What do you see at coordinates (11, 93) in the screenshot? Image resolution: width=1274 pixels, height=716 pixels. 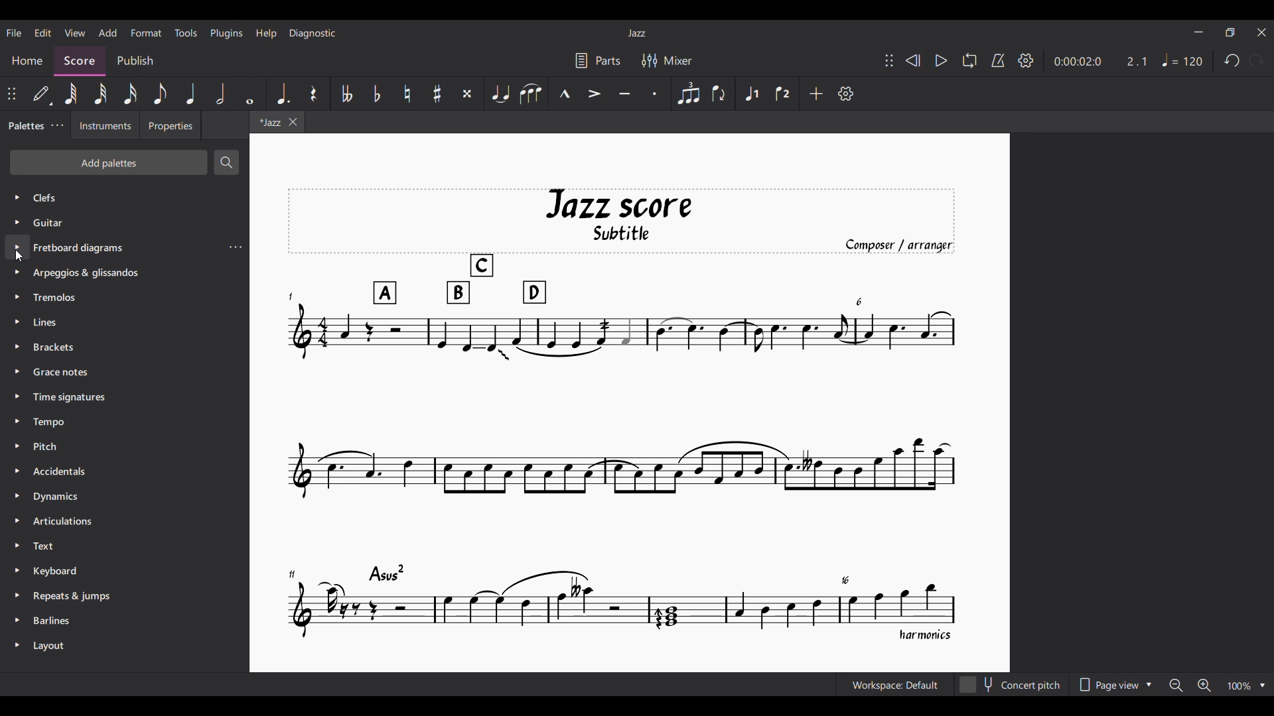 I see `Change position` at bounding box center [11, 93].